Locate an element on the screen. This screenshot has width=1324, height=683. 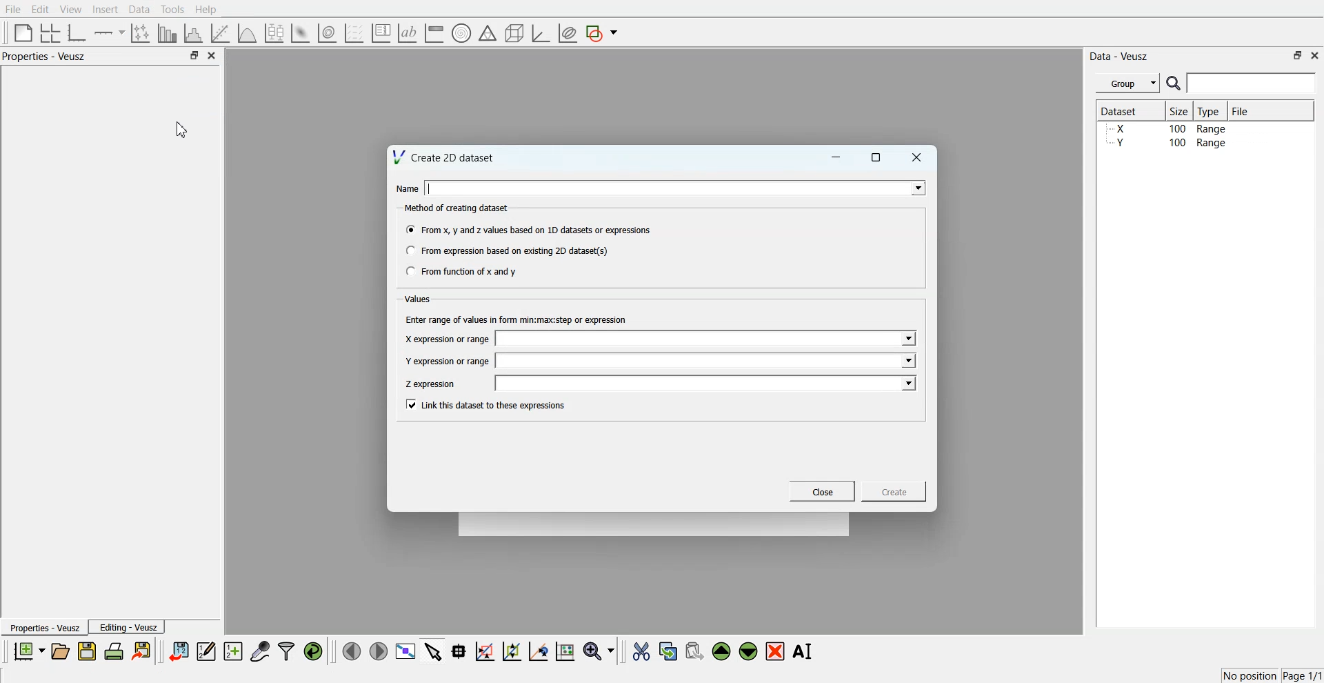
Create is located at coordinates (894, 491).